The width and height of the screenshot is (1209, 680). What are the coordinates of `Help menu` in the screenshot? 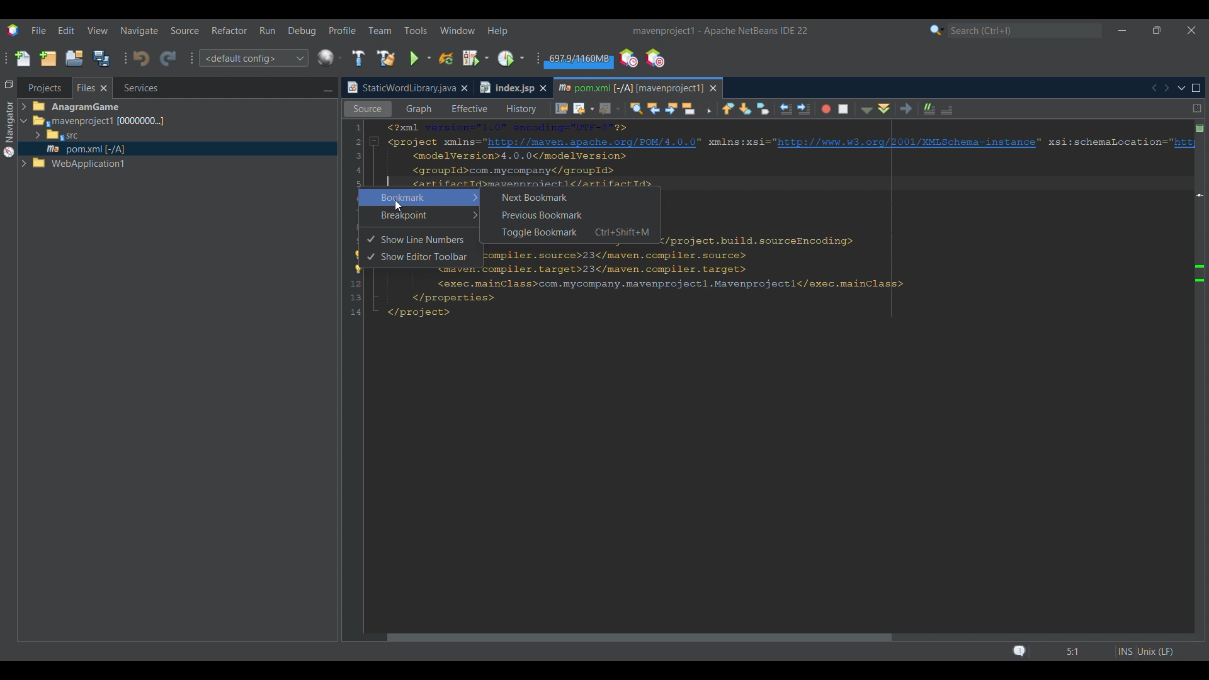 It's located at (497, 31).